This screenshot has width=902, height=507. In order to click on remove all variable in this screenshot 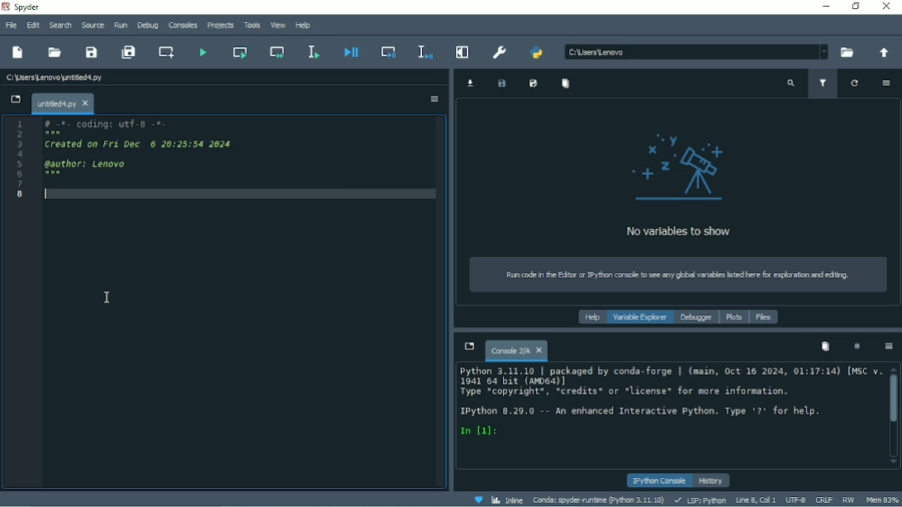, I will do `click(568, 86)`.